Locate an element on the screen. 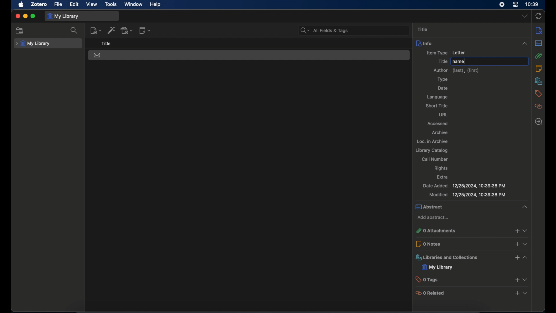  view more is located at coordinates (525, 279).